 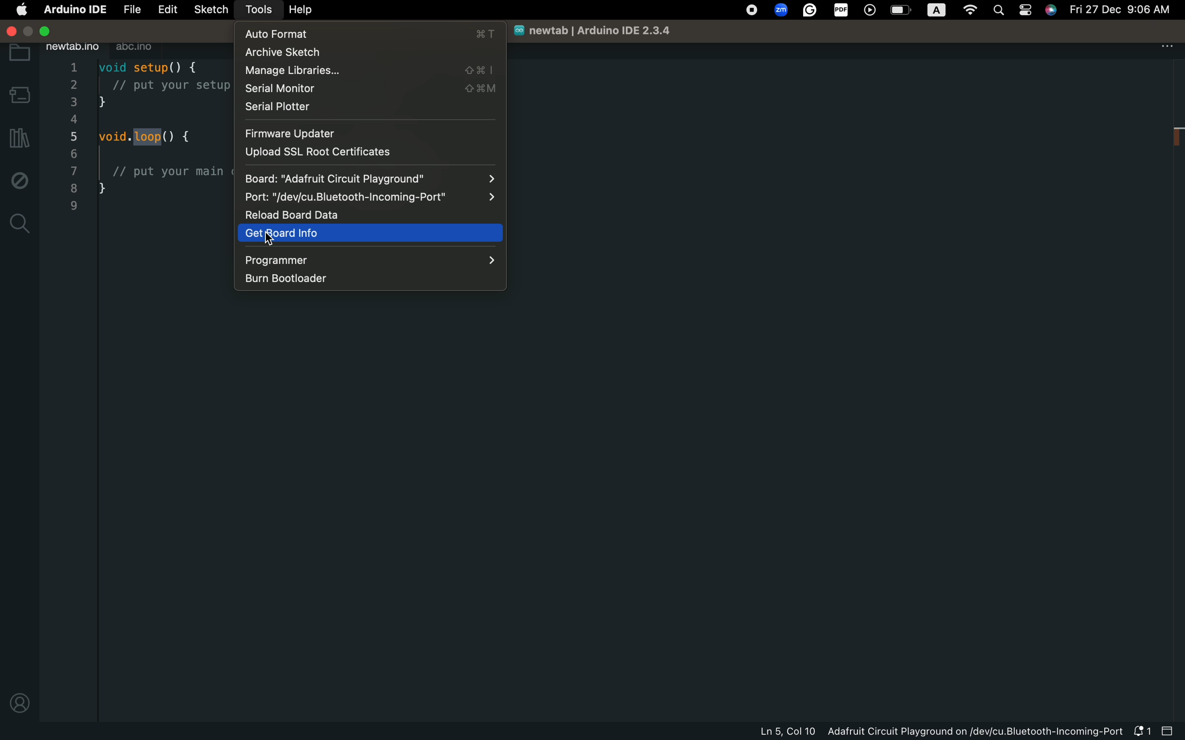 I want to click on Battery, so click(x=903, y=11).